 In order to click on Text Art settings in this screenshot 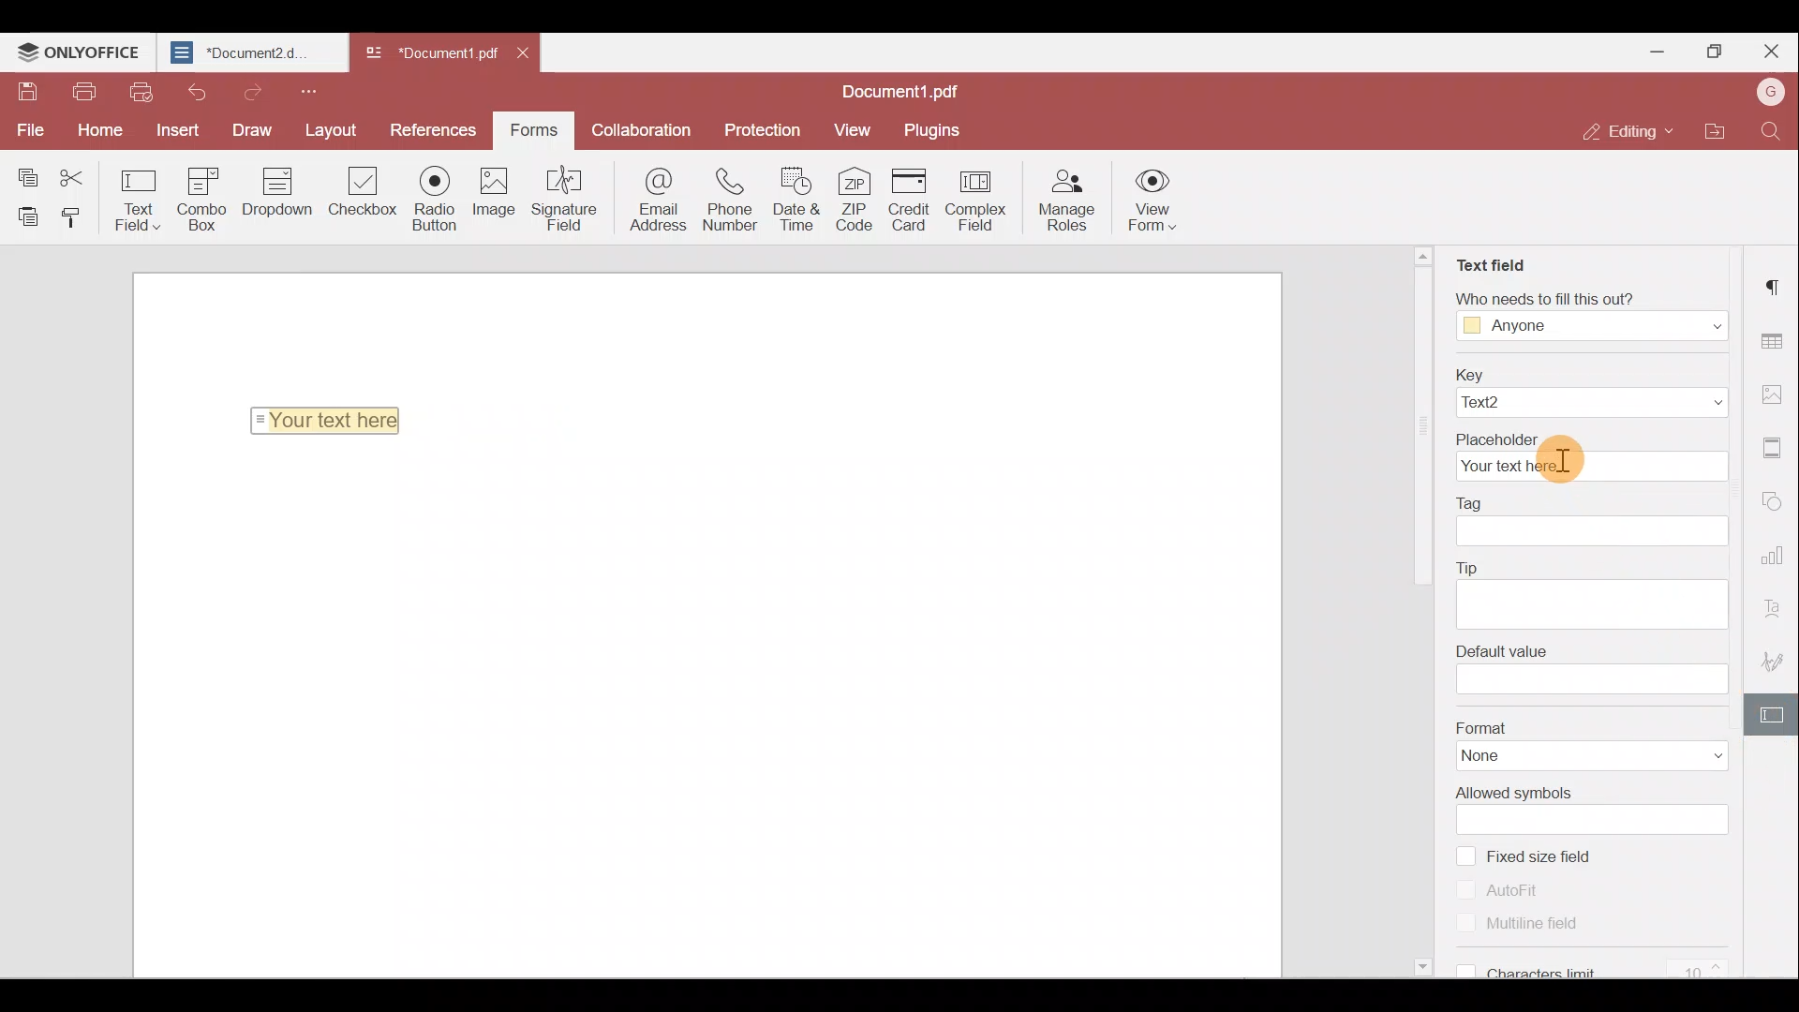, I will do `click(1777, 603)`.